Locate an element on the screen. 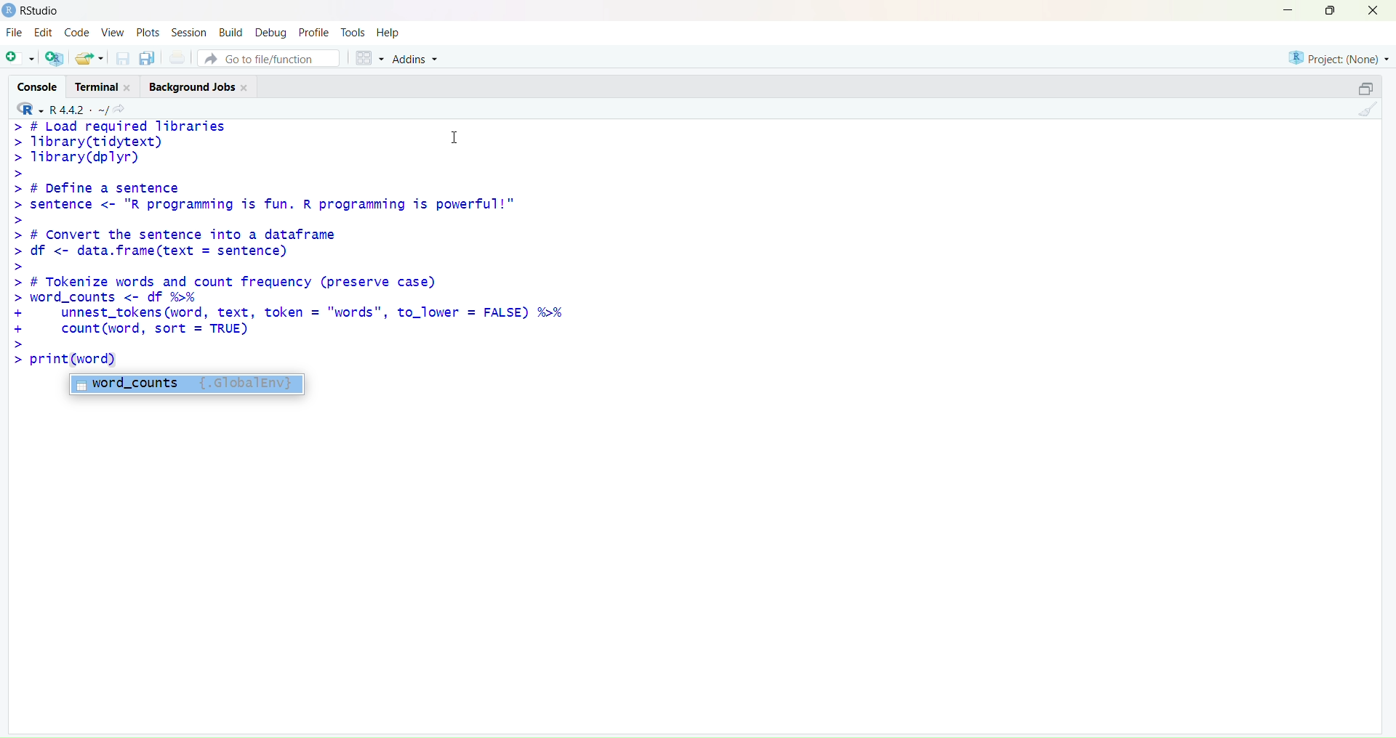 The image size is (1396, 738). workspace panes is located at coordinates (367, 59).